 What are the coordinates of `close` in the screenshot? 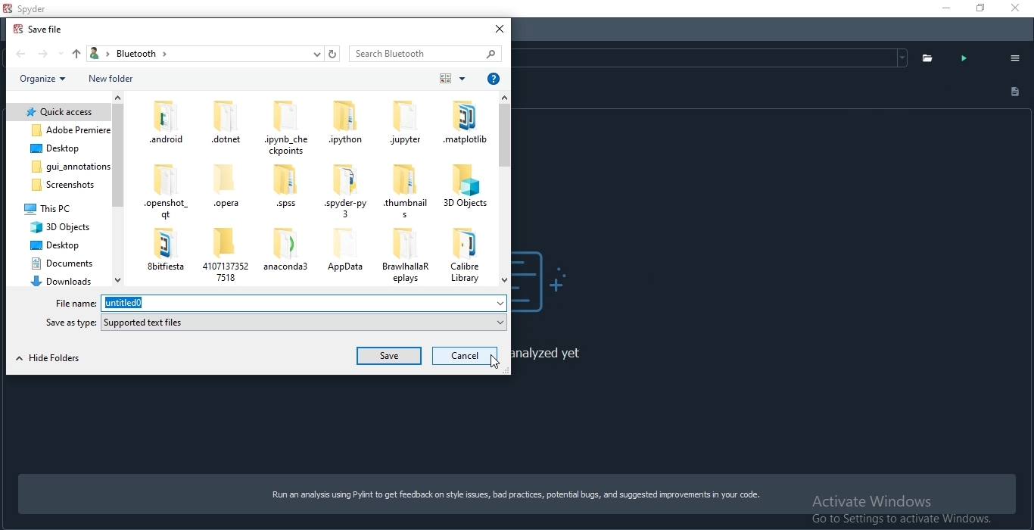 It's located at (1019, 8).